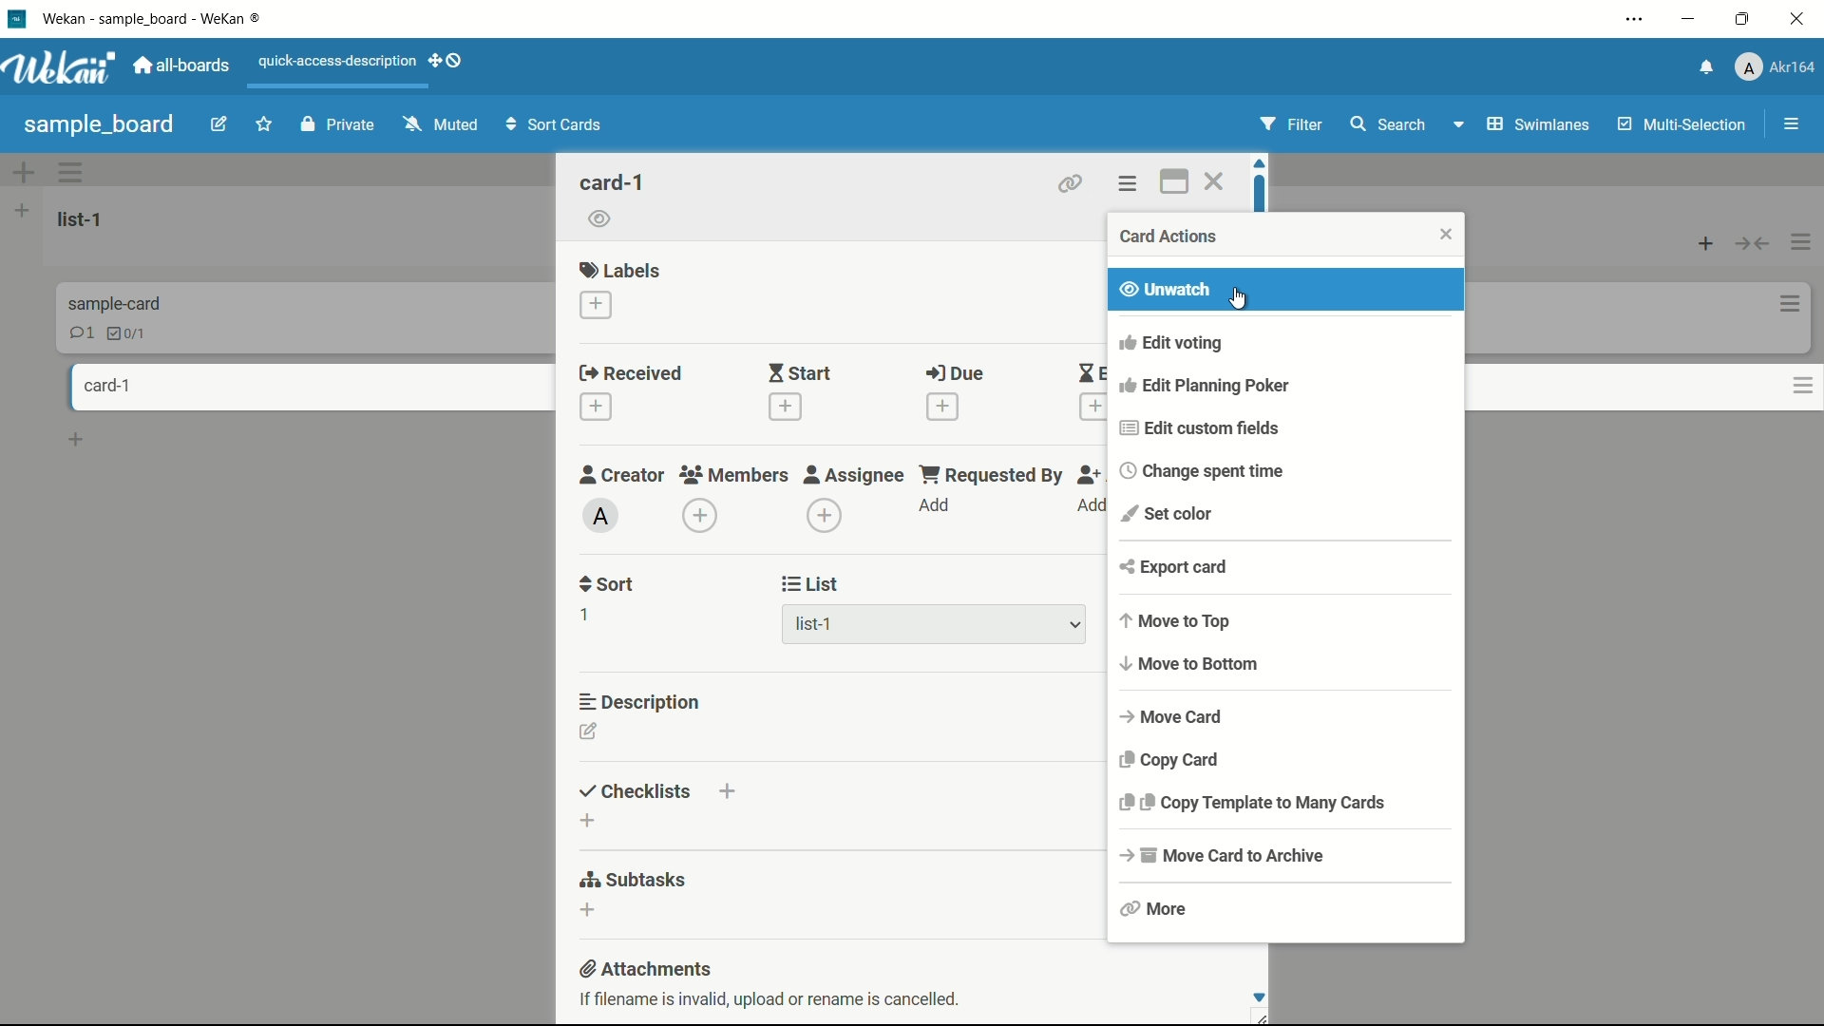 The image size is (1824, 1026). What do you see at coordinates (335, 125) in the screenshot?
I see `private` at bounding box center [335, 125].